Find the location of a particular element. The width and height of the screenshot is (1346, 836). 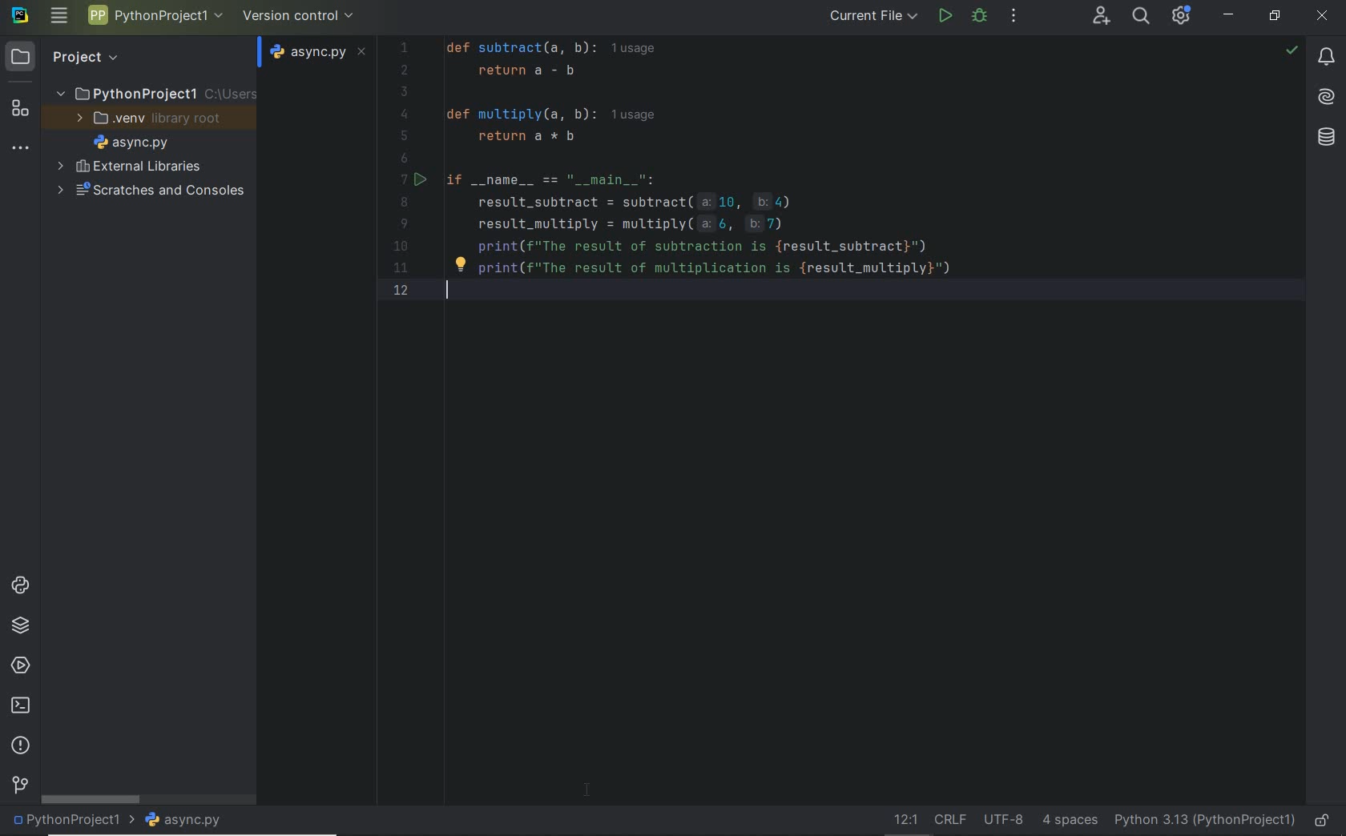

Code for Subtraction Calculator is located at coordinates (705, 171).